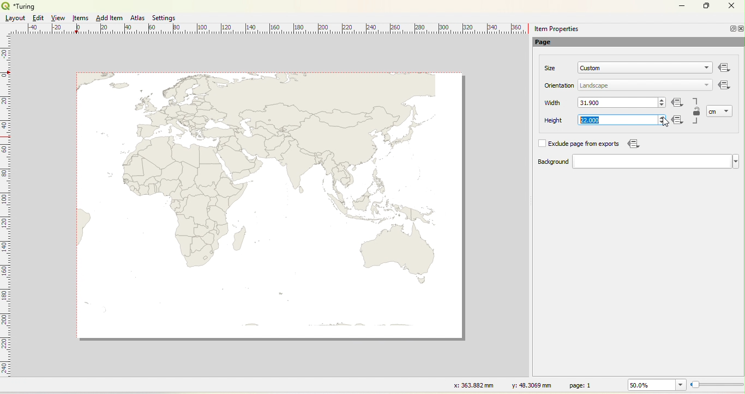  I want to click on Resize, so click(717, 385).